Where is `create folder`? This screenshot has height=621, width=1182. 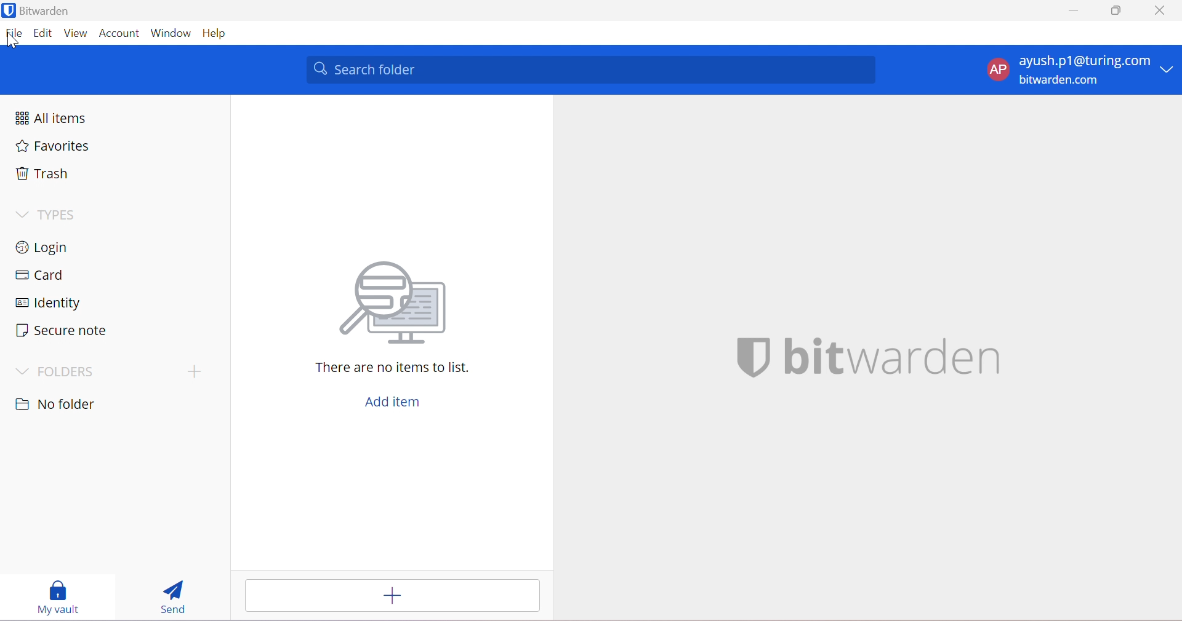
create folder is located at coordinates (191, 373).